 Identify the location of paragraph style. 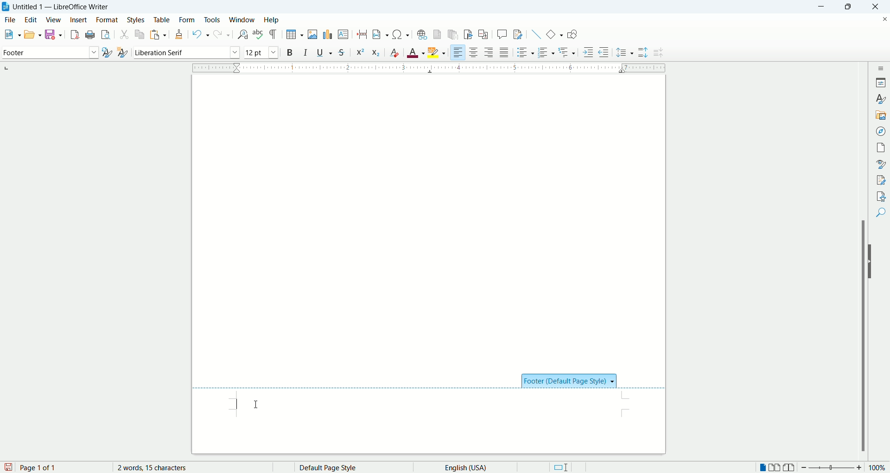
(48, 52).